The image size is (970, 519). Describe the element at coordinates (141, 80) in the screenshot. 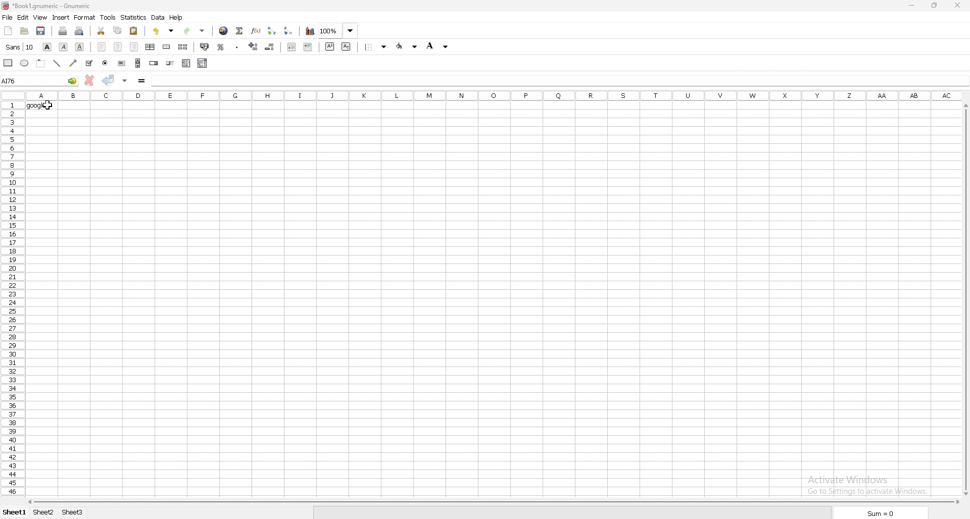

I see `formula` at that location.